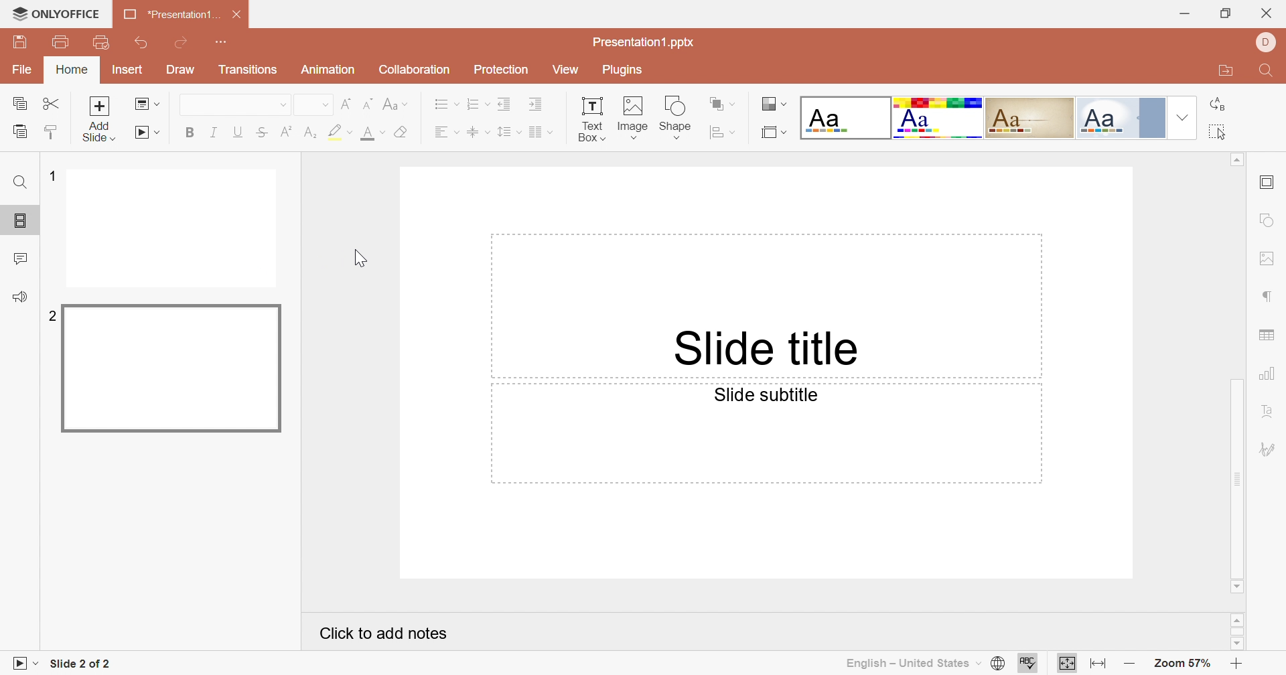 The height and width of the screenshot is (675, 1286). I want to click on Slide 2, so click(173, 369).